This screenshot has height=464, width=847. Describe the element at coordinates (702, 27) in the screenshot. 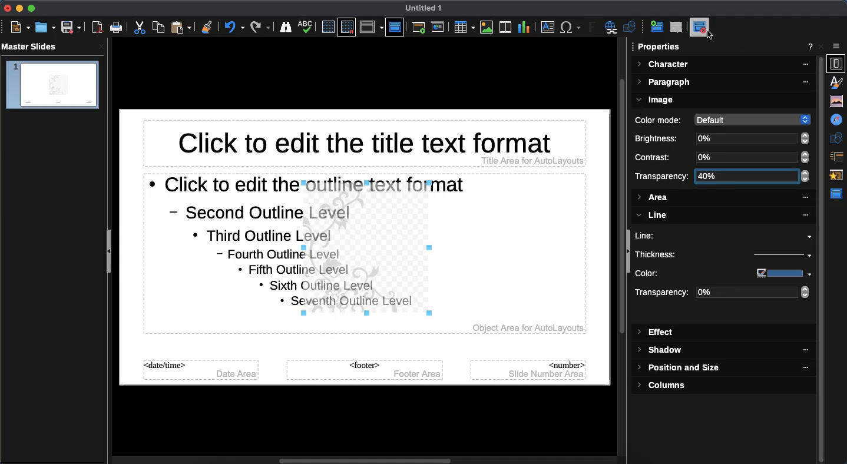

I see `Master view close` at that location.